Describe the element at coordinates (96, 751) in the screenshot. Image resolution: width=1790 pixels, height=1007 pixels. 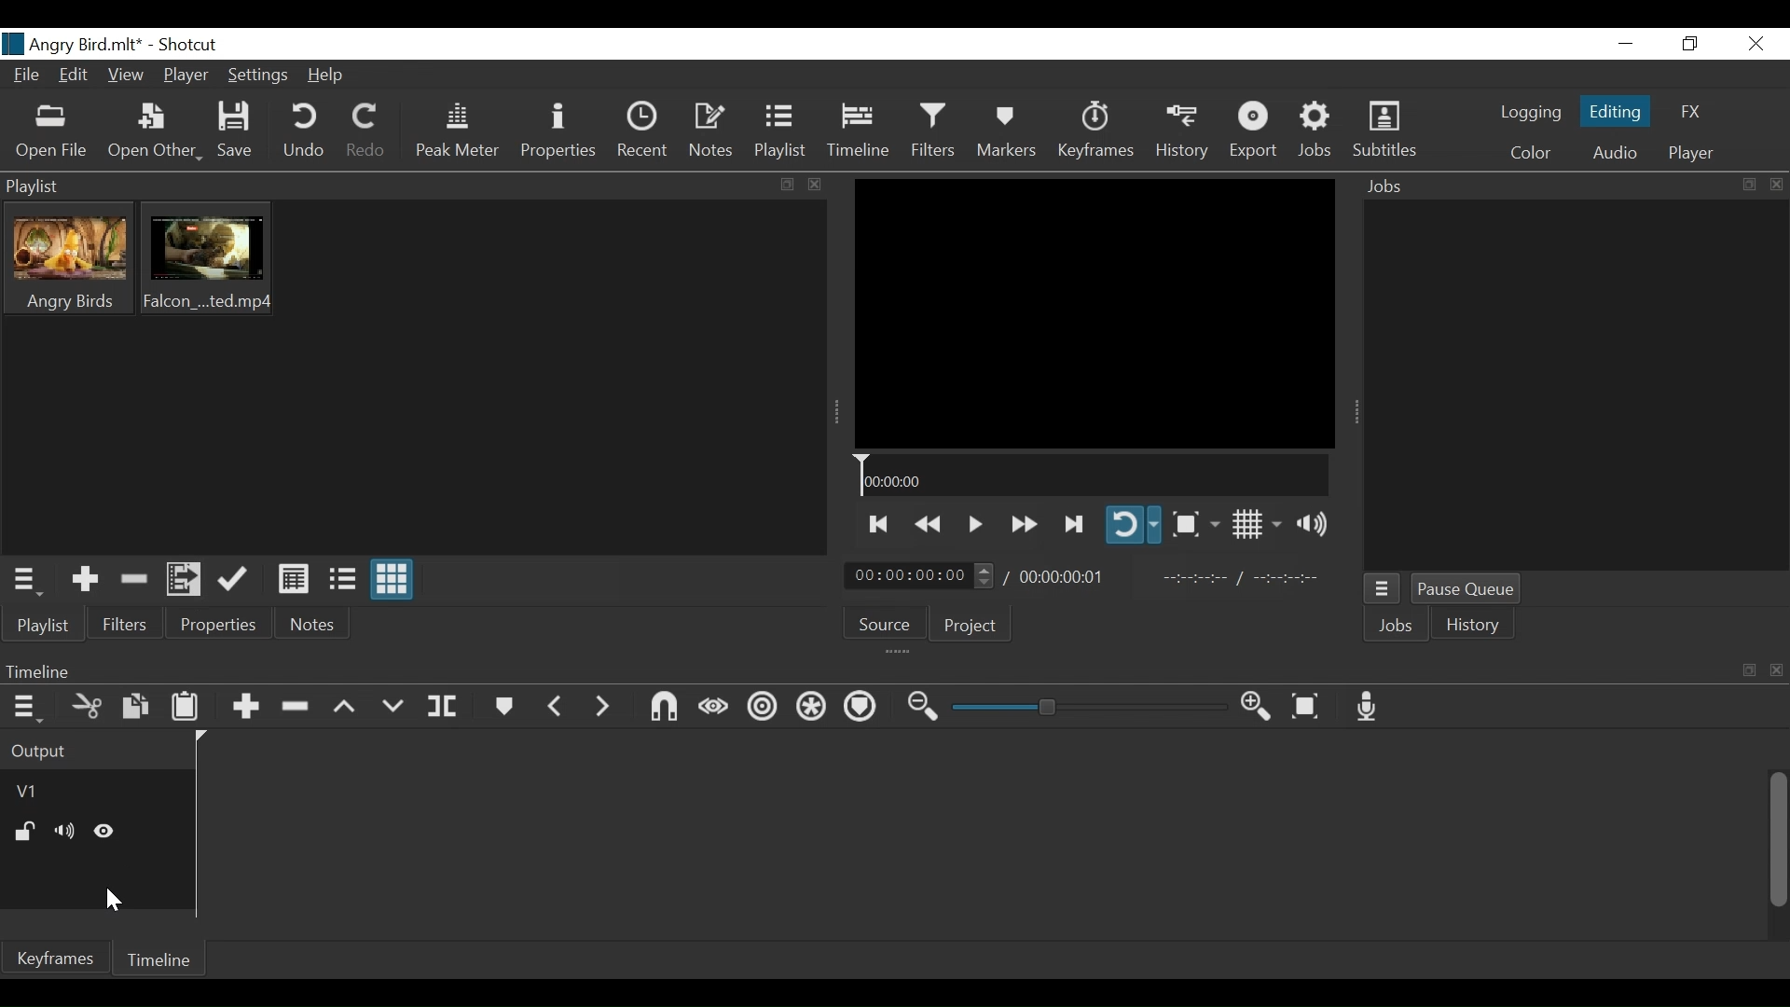
I see `Output` at that location.